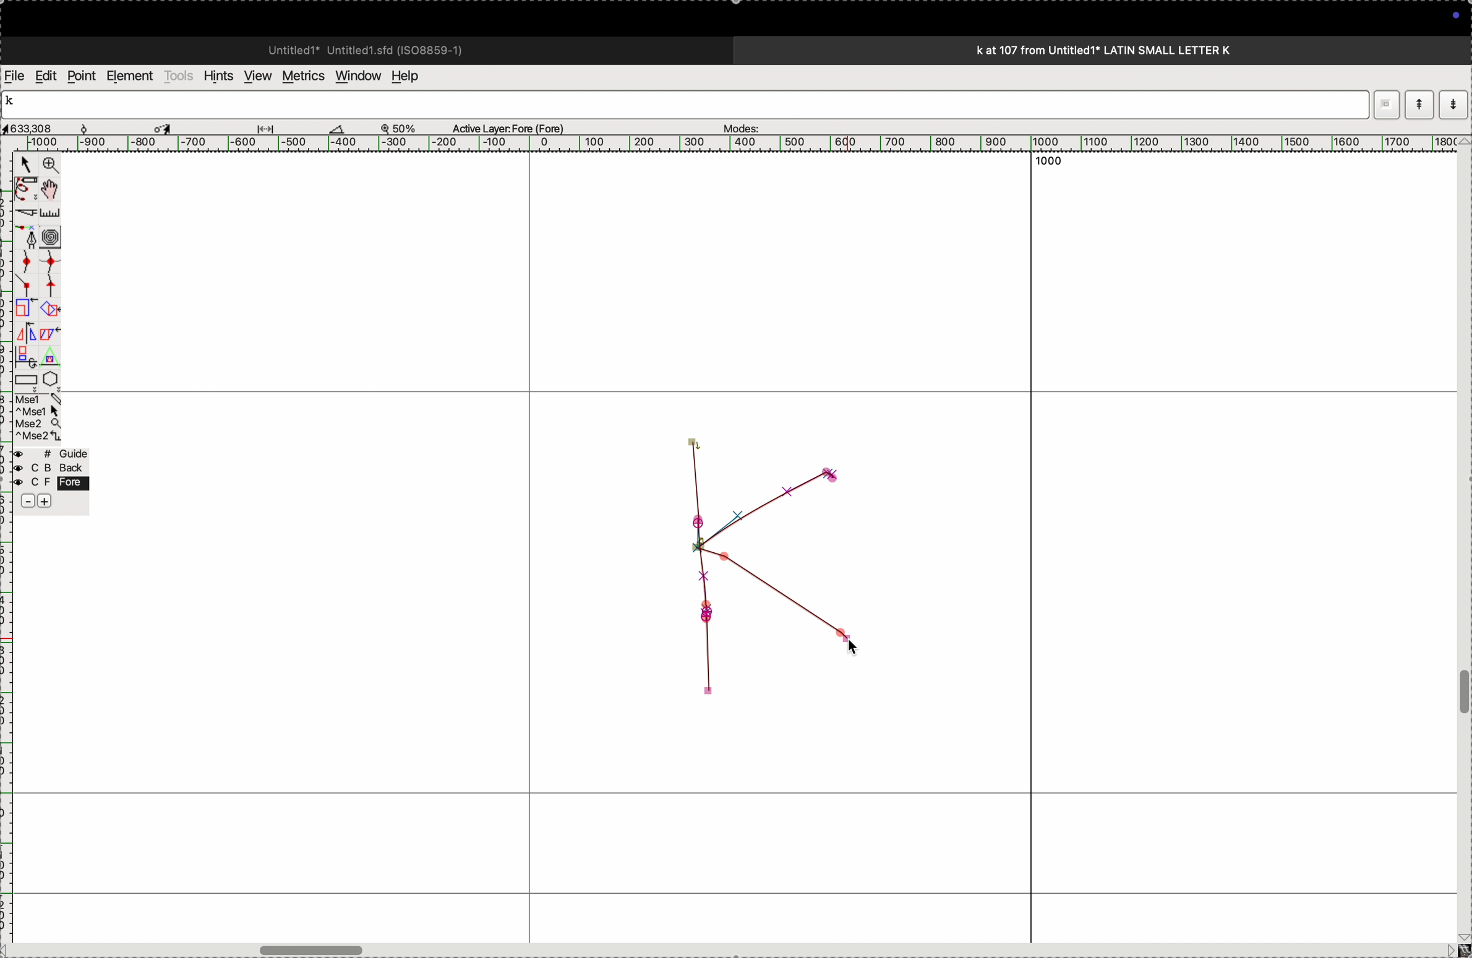  Describe the element at coordinates (50, 479) in the screenshot. I see `Guide` at that location.